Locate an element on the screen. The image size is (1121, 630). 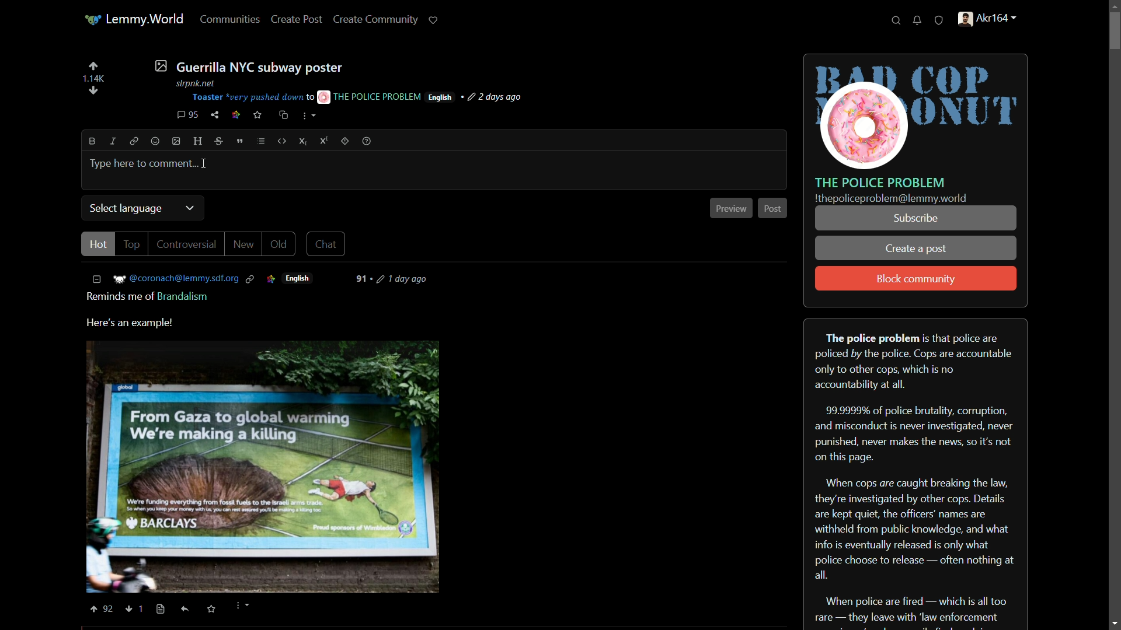
less information is located at coordinates (98, 279).